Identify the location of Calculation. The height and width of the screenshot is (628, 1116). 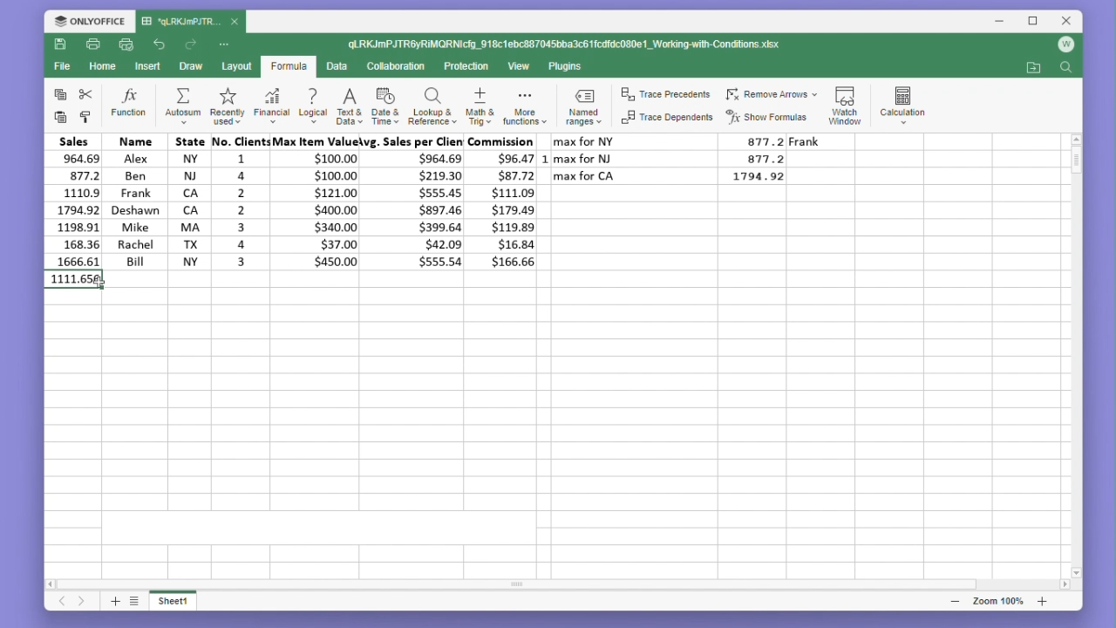
(903, 102).